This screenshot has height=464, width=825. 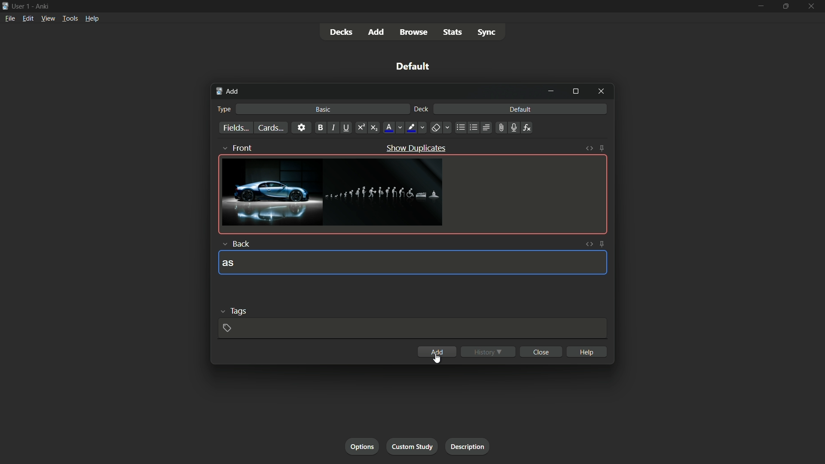 I want to click on toggle html editor, so click(x=589, y=148).